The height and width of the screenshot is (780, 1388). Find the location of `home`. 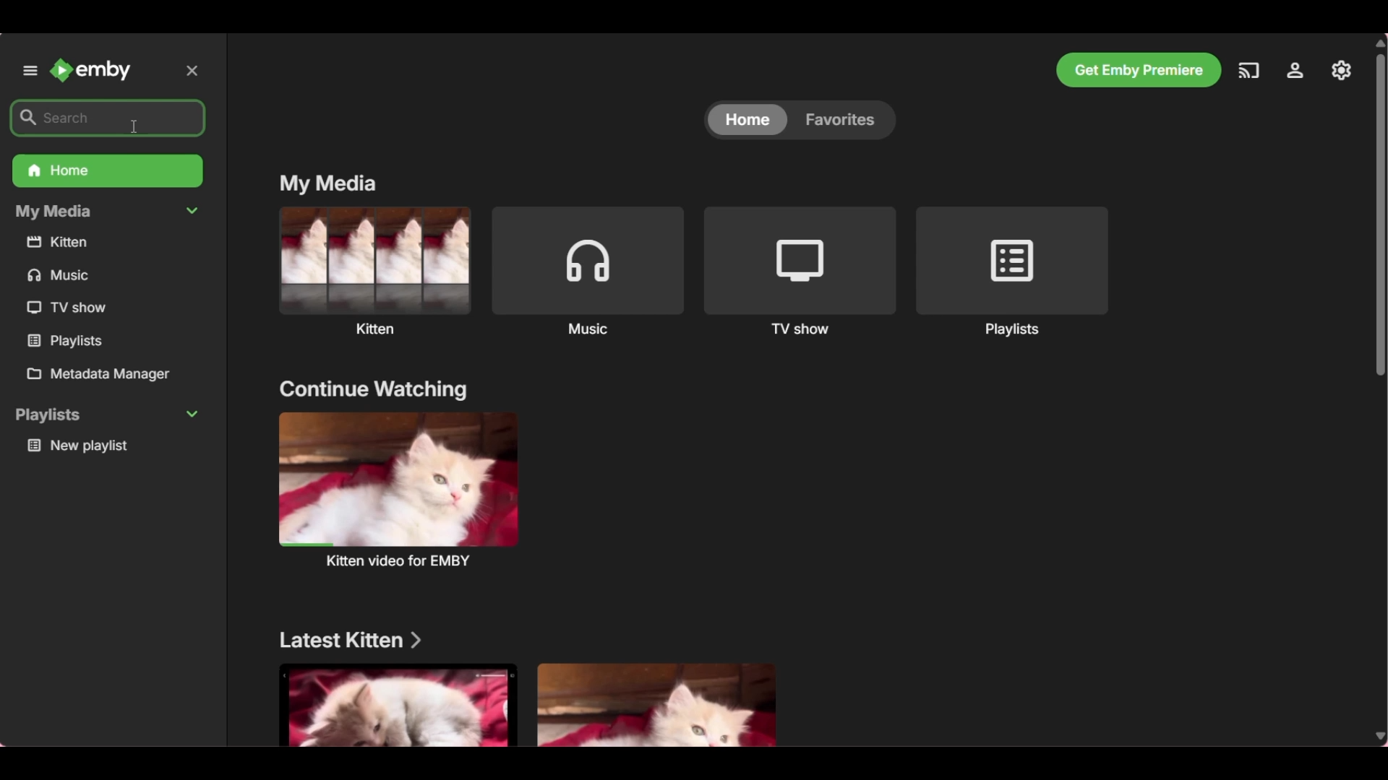

home is located at coordinates (747, 121).